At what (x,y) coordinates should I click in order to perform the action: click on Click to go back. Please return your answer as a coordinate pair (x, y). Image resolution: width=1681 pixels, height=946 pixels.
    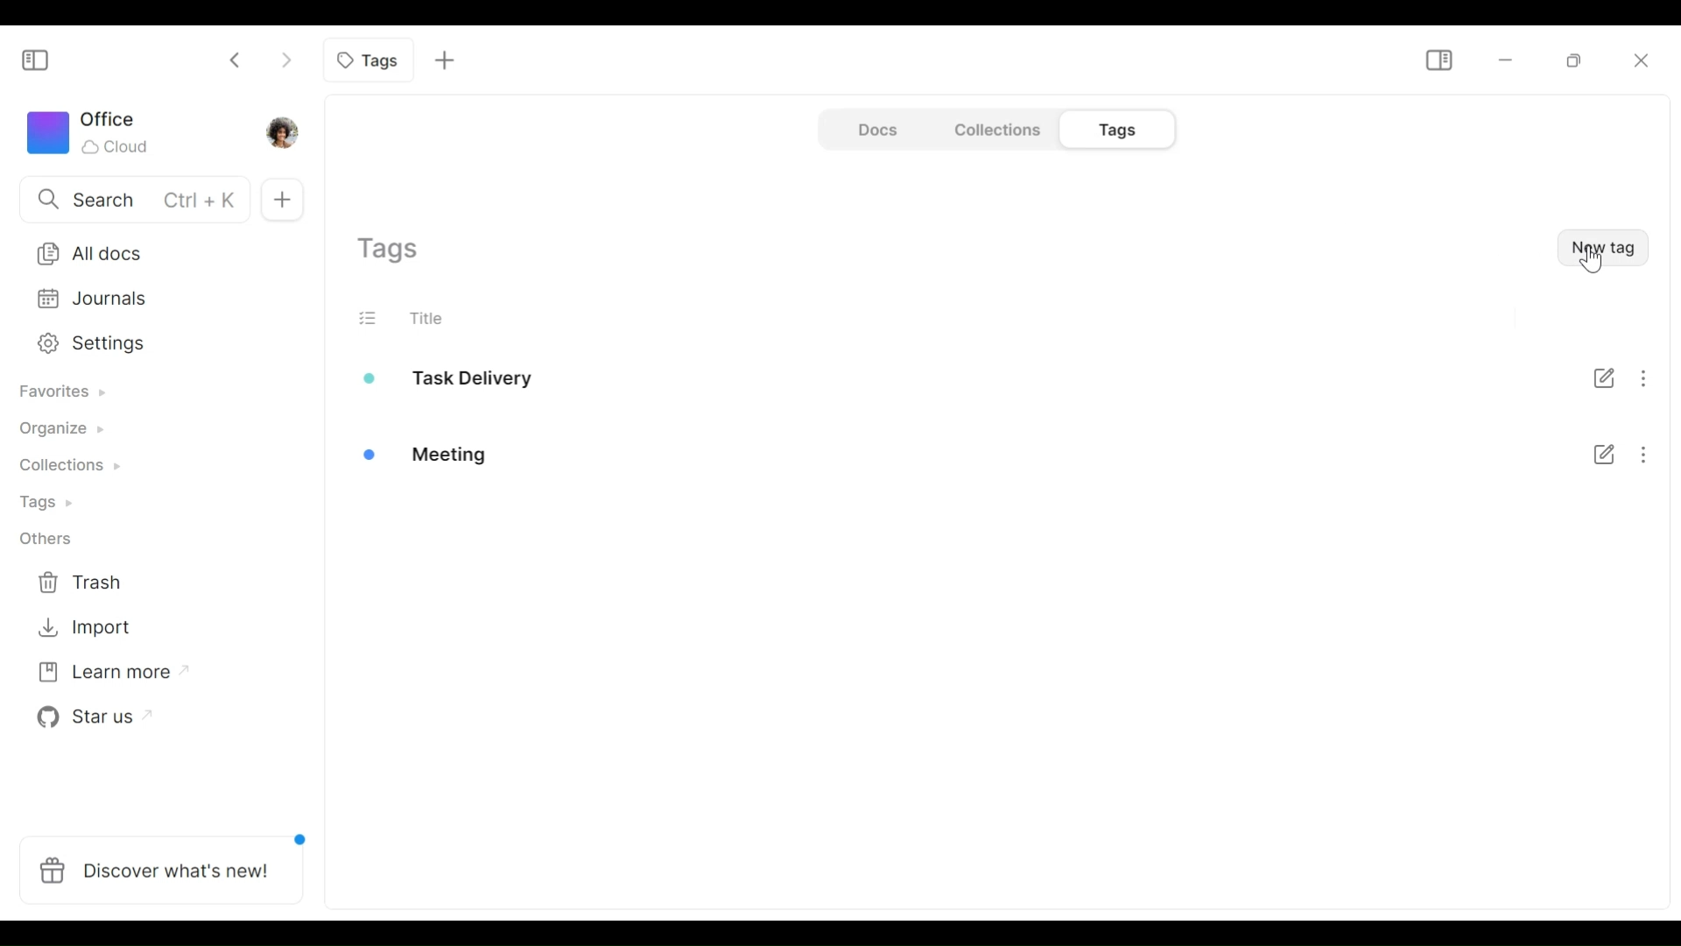
    Looking at the image, I should click on (237, 60).